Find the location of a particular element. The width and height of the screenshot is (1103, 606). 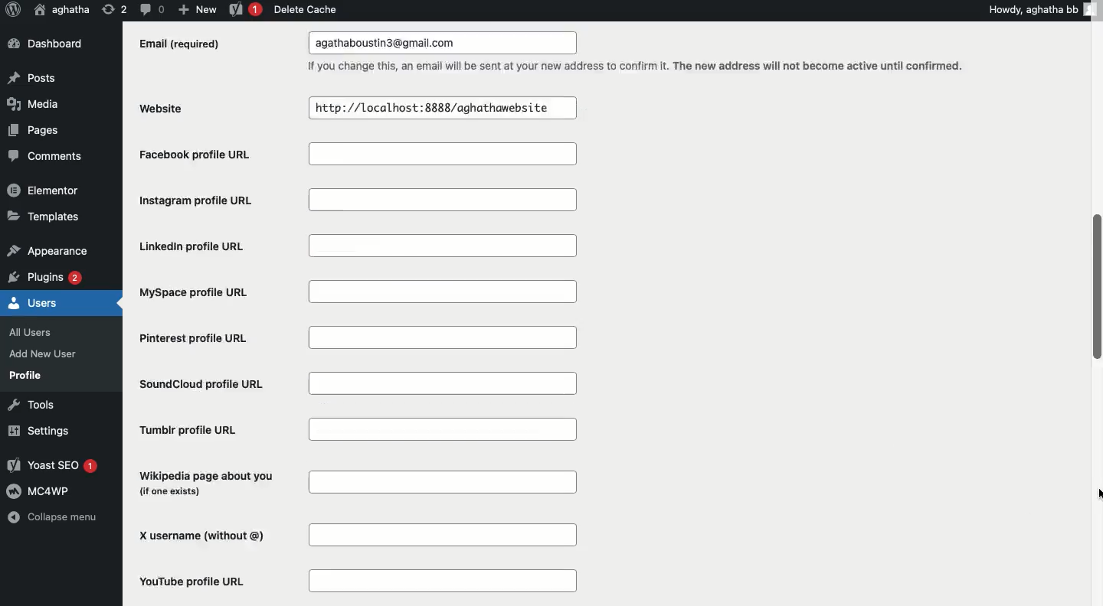

Collapse menu is located at coordinates (52, 519).